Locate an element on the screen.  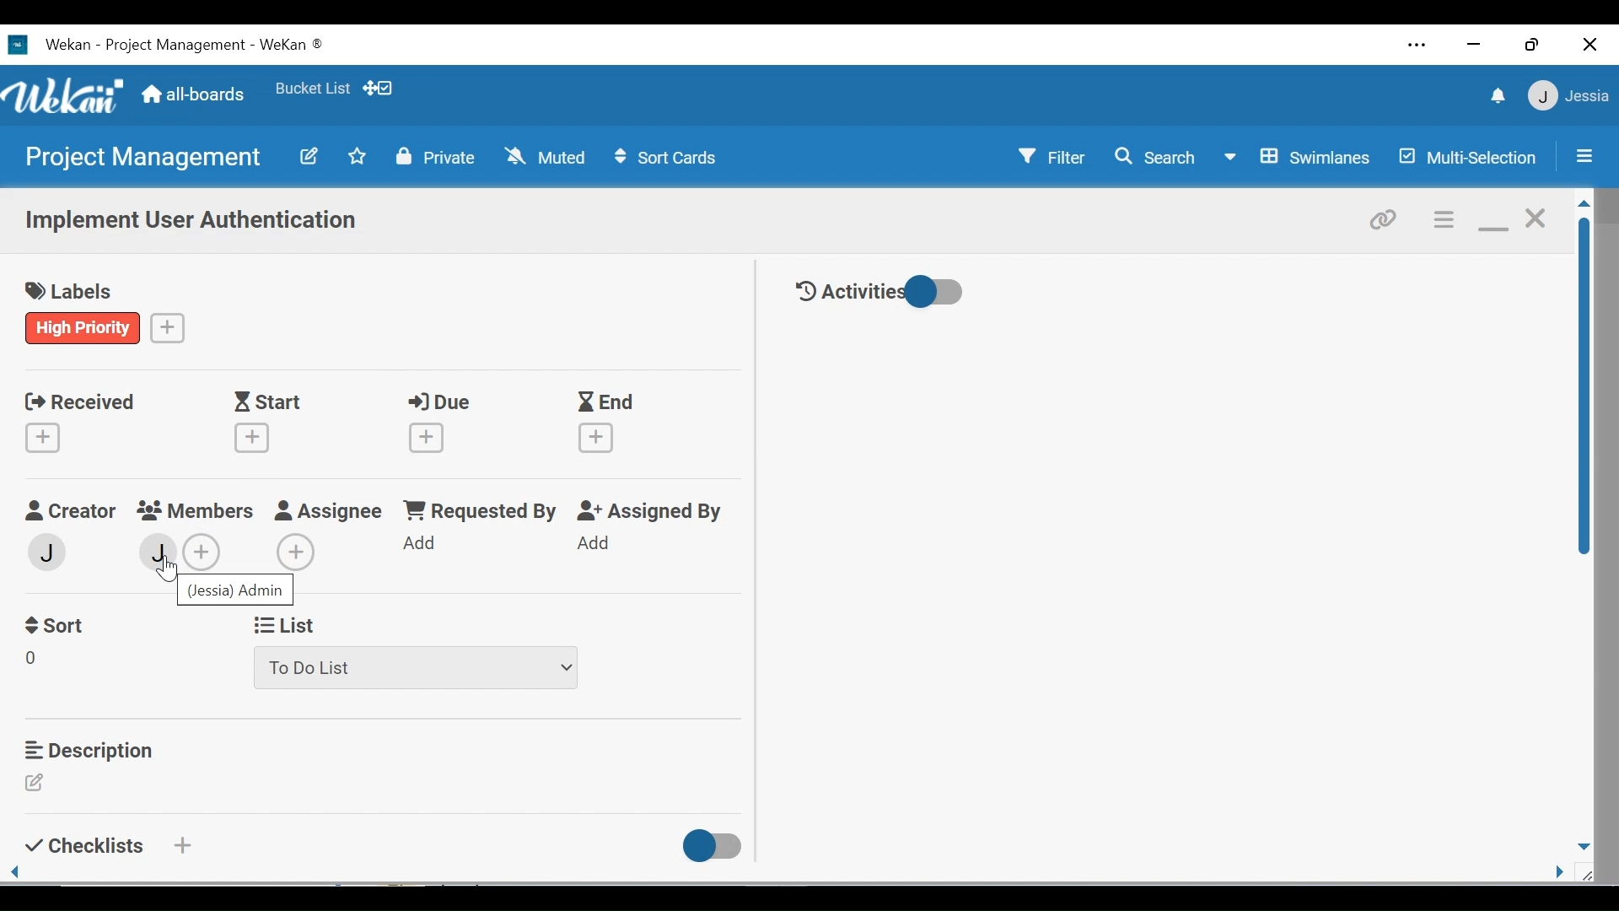
edit is located at coordinates (308, 155).